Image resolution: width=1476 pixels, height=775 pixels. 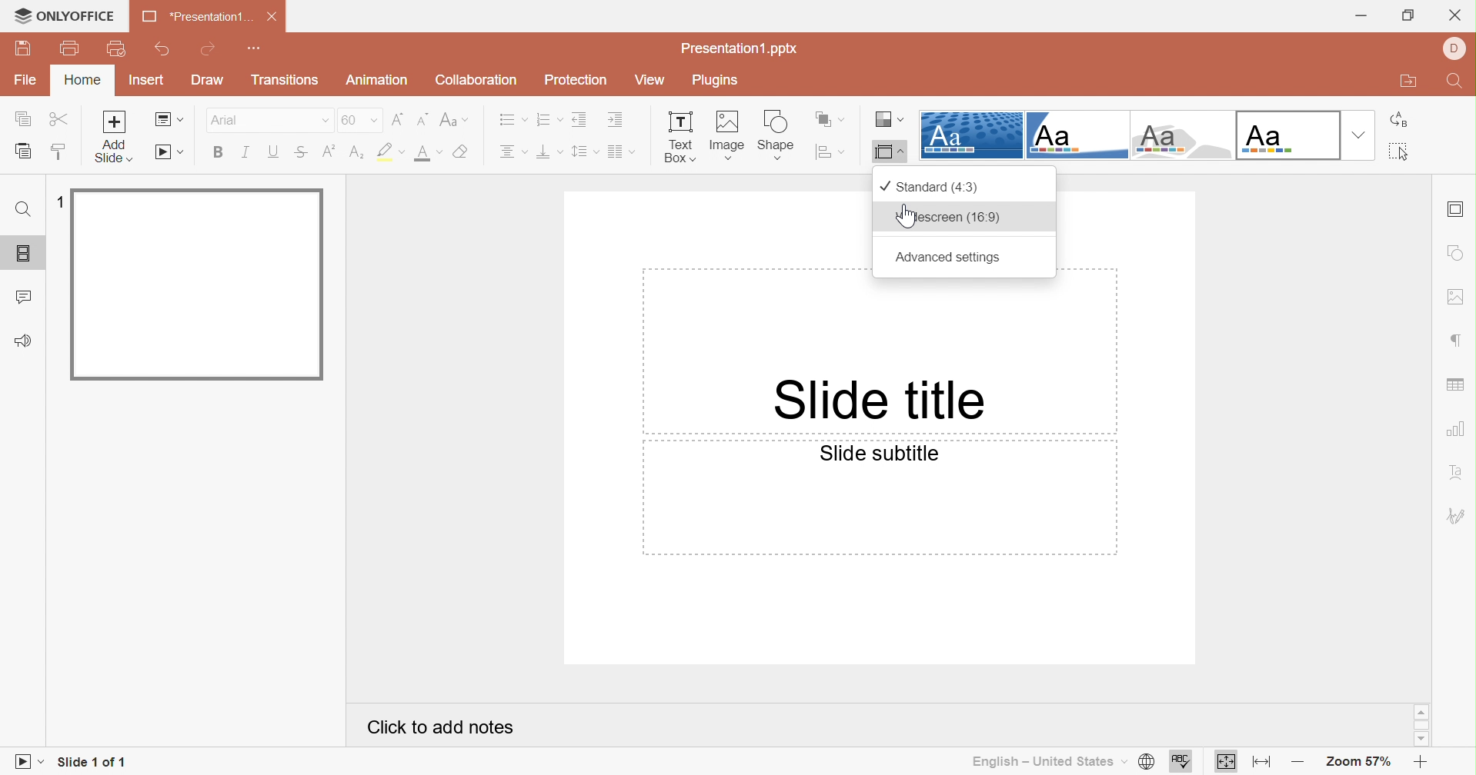 I want to click on Corner, so click(x=1076, y=135).